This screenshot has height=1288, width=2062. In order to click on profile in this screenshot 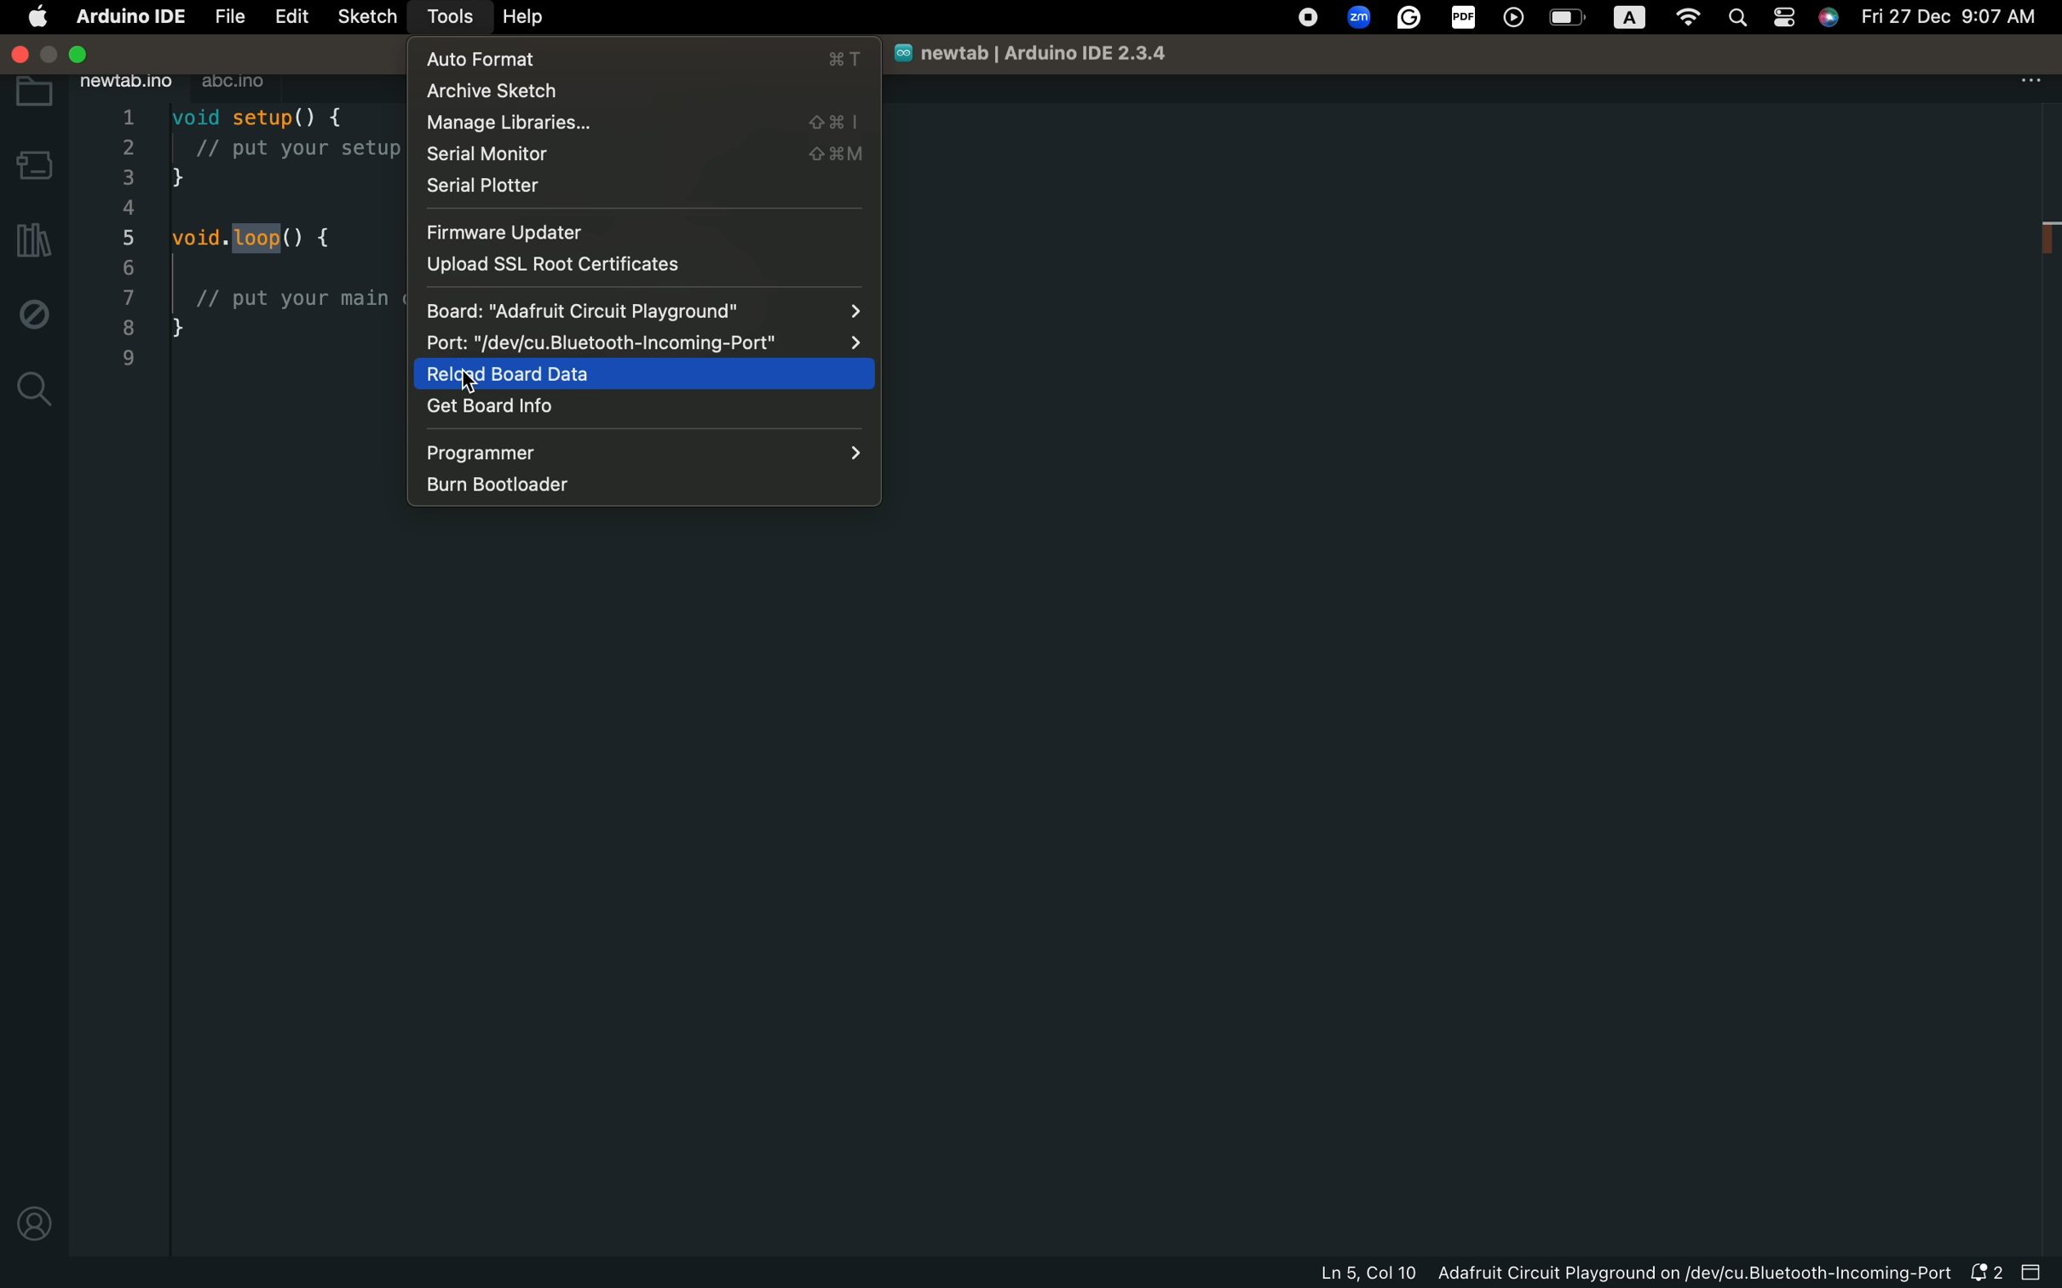, I will do `click(35, 1222)`.